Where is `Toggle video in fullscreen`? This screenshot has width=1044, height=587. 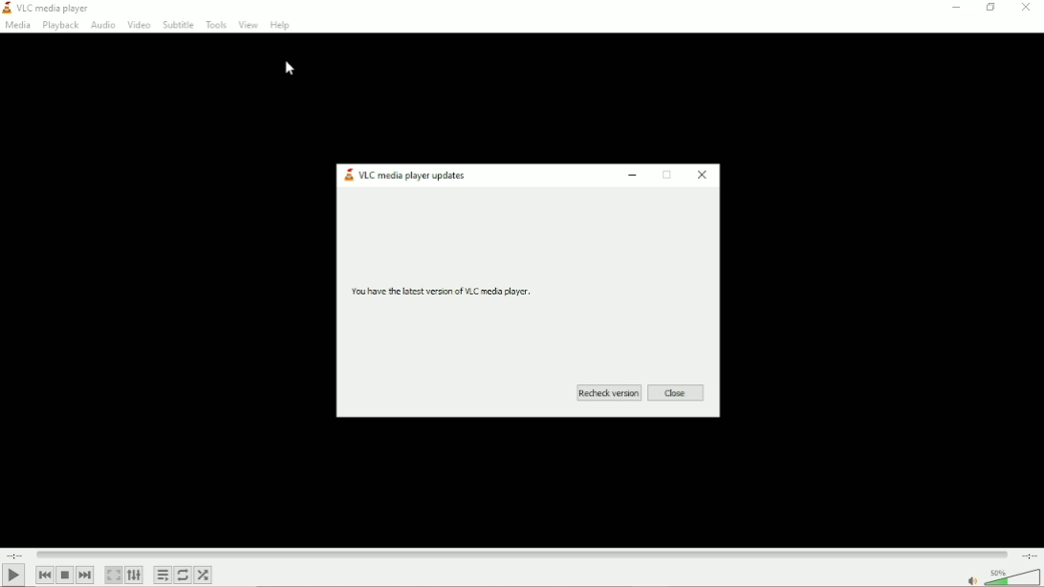 Toggle video in fullscreen is located at coordinates (114, 576).